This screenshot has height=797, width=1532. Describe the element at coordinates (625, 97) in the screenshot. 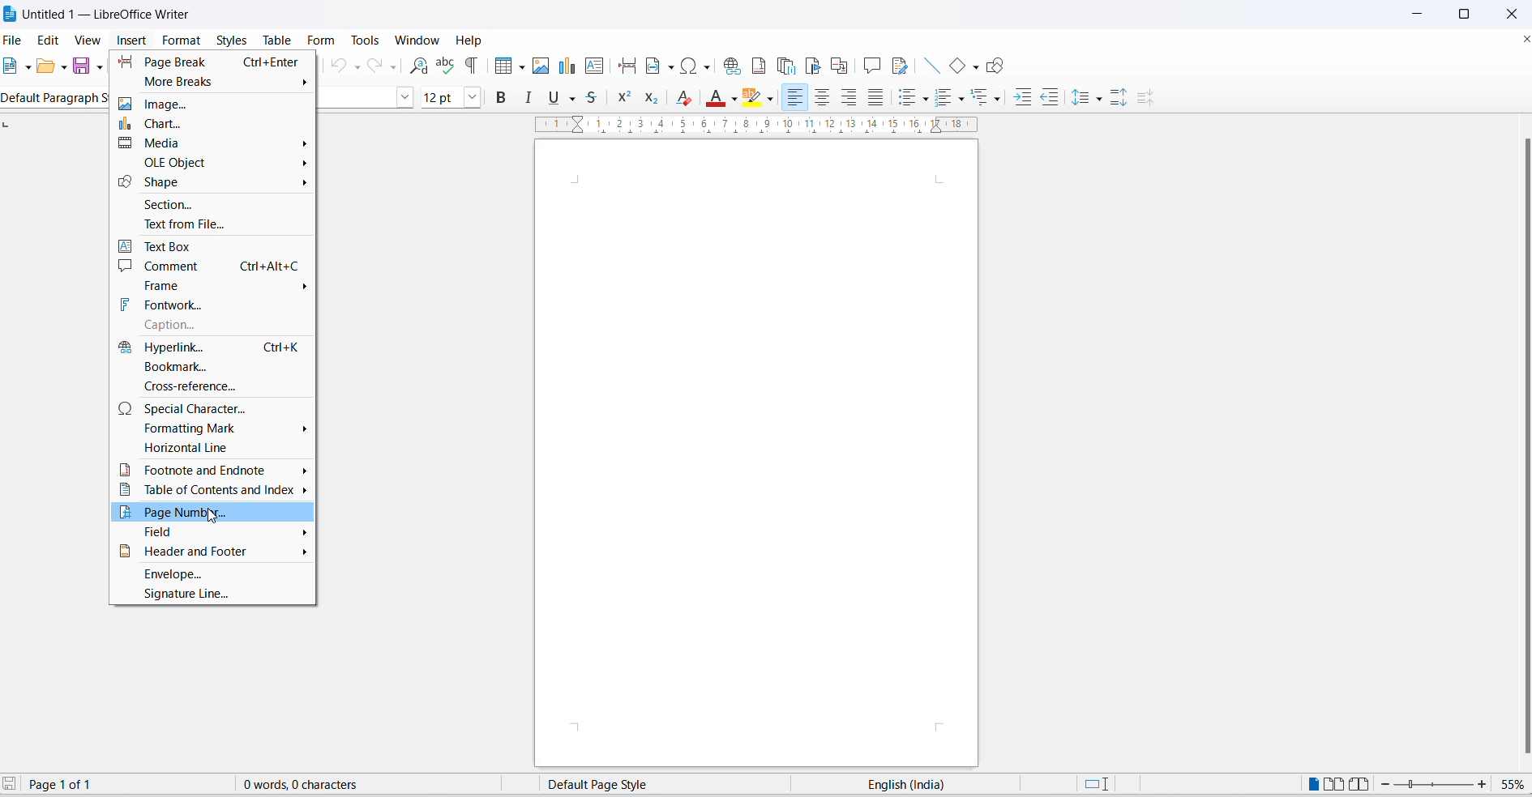

I see `superscript` at that location.